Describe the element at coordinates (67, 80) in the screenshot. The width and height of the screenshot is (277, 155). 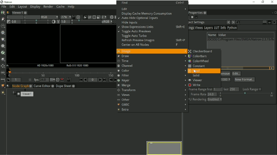
I see `Synchronize` at that location.